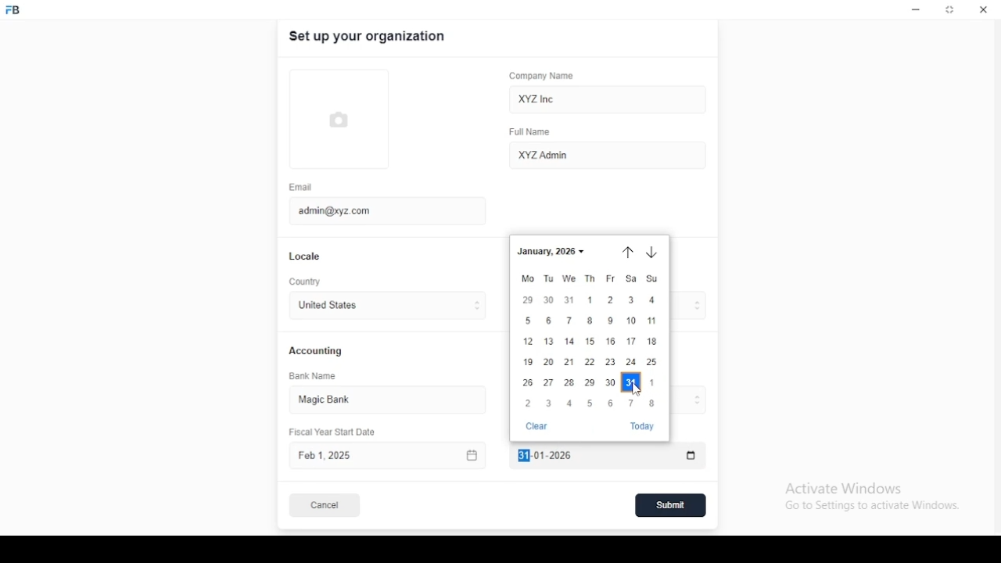  I want to click on logo tumbnail, so click(350, 120).